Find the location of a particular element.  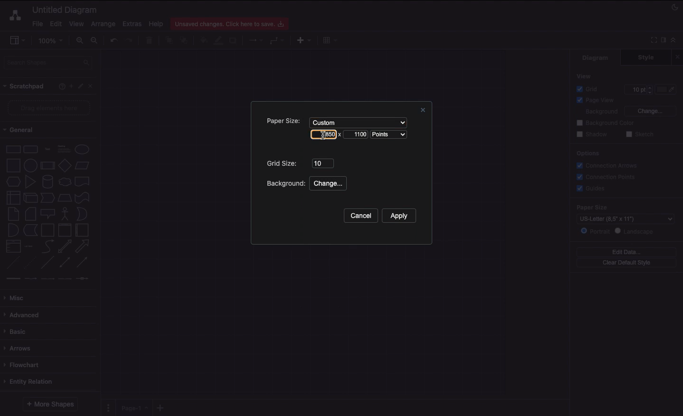

Vertical container is located at coordinates (65, 229).